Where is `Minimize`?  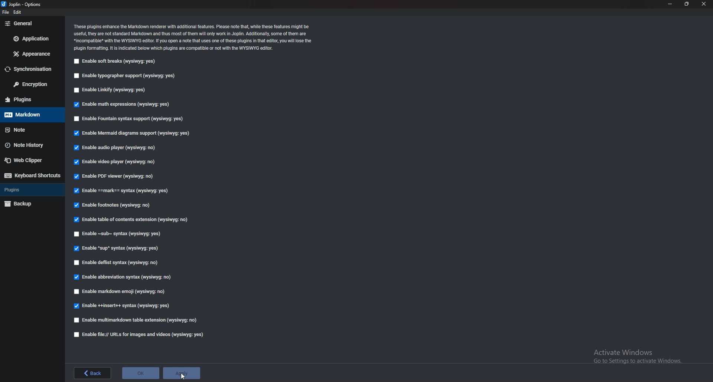
Minimize is located at coordinates (670, 3).